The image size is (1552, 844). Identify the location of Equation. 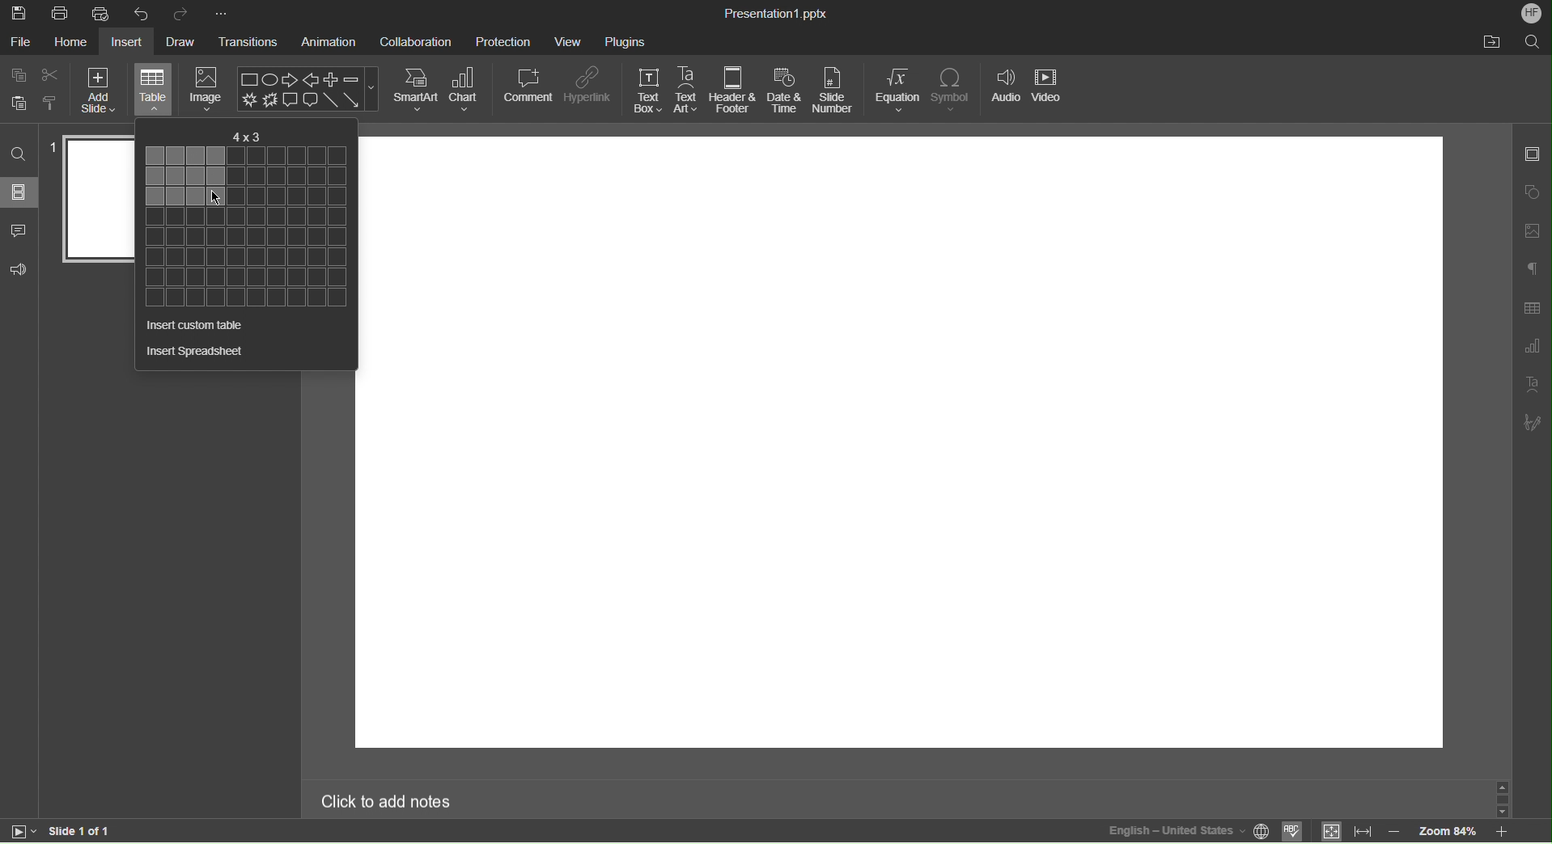
(898, 91).